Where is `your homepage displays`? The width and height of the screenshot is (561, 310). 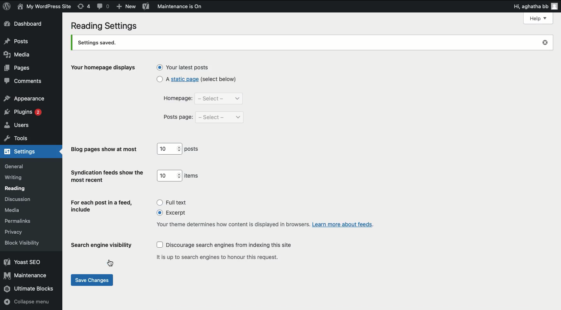
your homepage displays is located at coordinates (104, 69).